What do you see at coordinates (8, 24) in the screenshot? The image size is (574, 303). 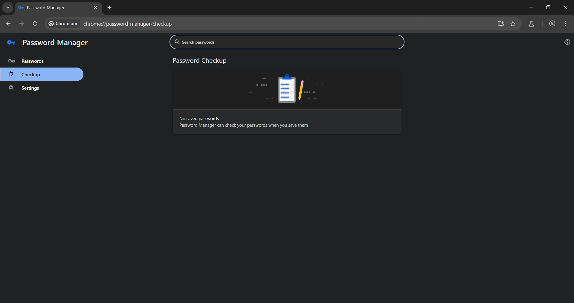 I see `go back one page` at bounding box center [8, 24].